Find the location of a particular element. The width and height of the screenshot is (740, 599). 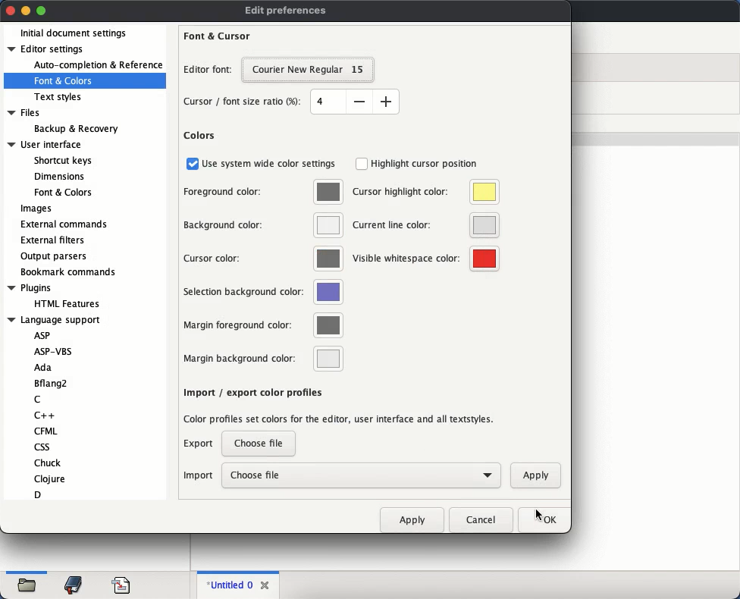

images is located at coordinates (36, 209).